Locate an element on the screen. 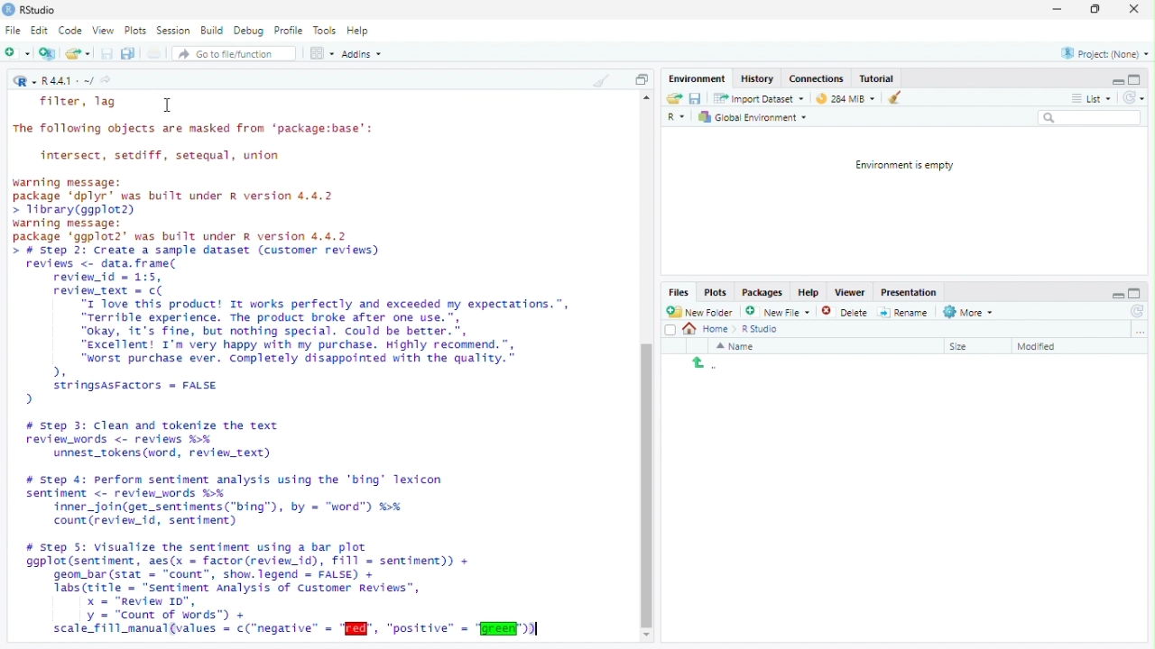 The height and width of the screenshot is (649, 1155). Search is located at coordinates (1090, 117).